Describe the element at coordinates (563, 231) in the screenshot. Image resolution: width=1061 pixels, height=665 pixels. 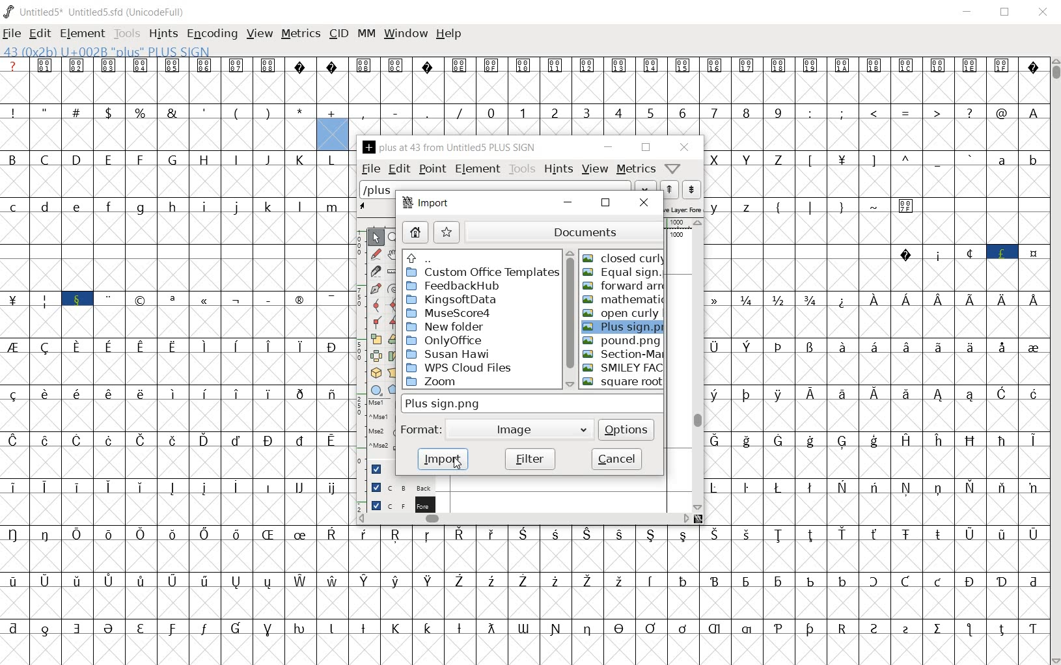
I see `documents` at that location.